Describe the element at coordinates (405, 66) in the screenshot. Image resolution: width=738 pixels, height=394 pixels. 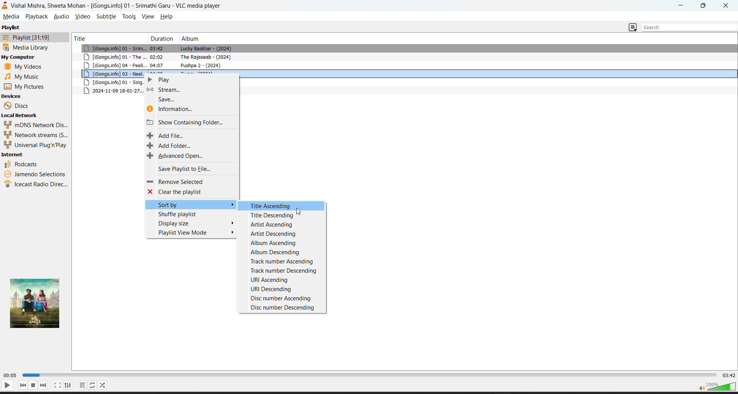
I see `song` at that location.